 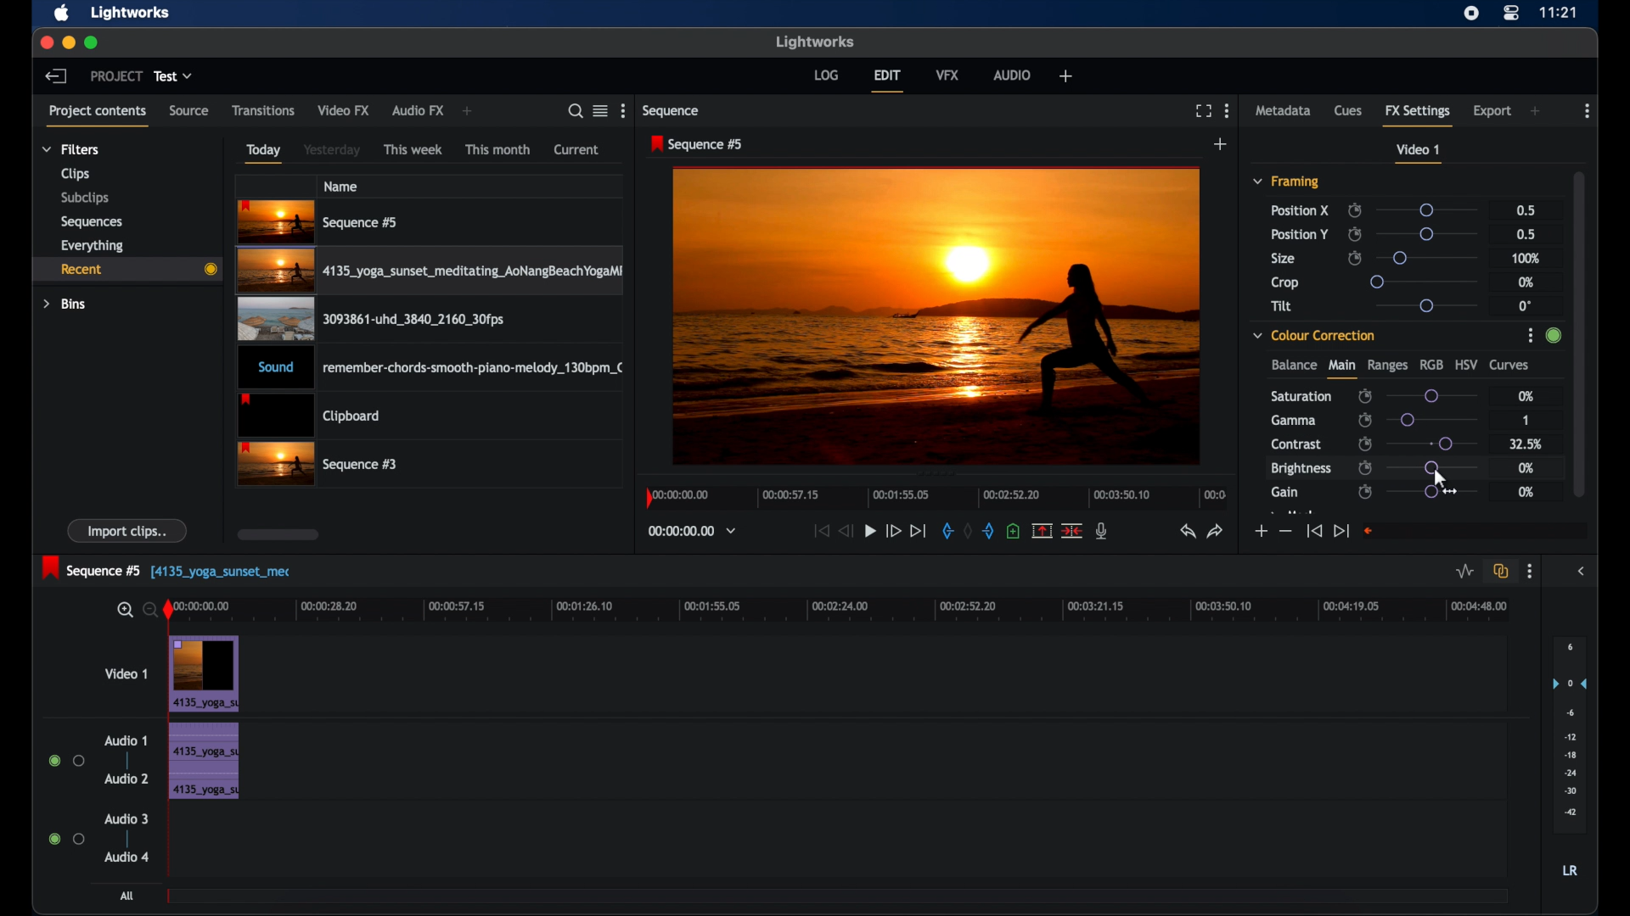 What do you see at coordinates (131, 12) in the screenshot?
I see `lightworks` at bounding box center [131, 12].